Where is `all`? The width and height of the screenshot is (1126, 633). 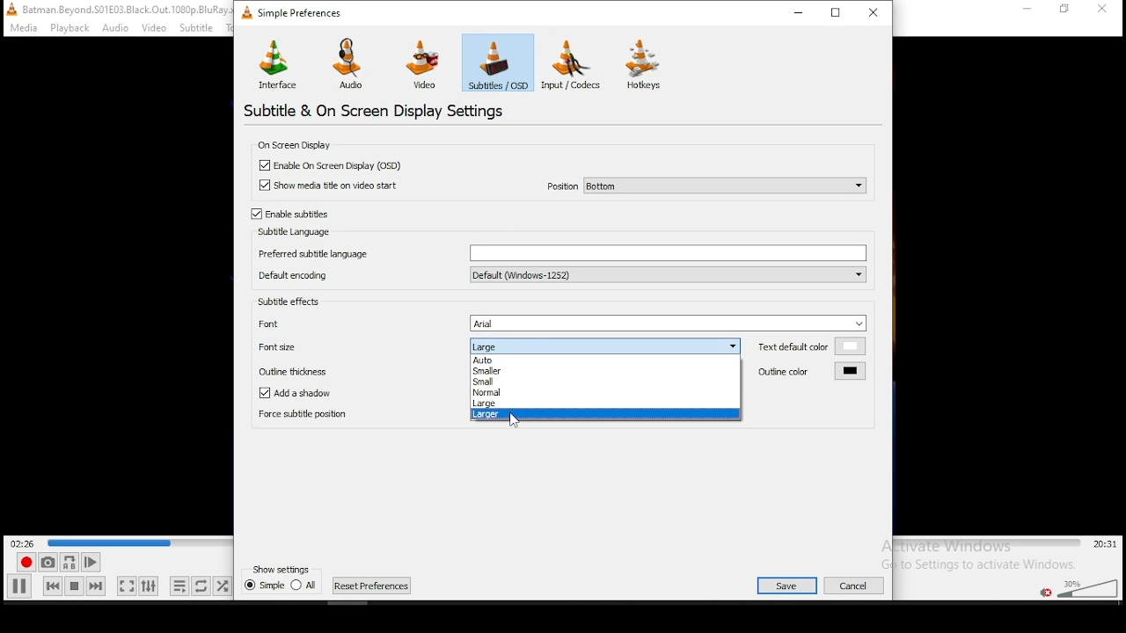
all is located at coordinates (303, 584).